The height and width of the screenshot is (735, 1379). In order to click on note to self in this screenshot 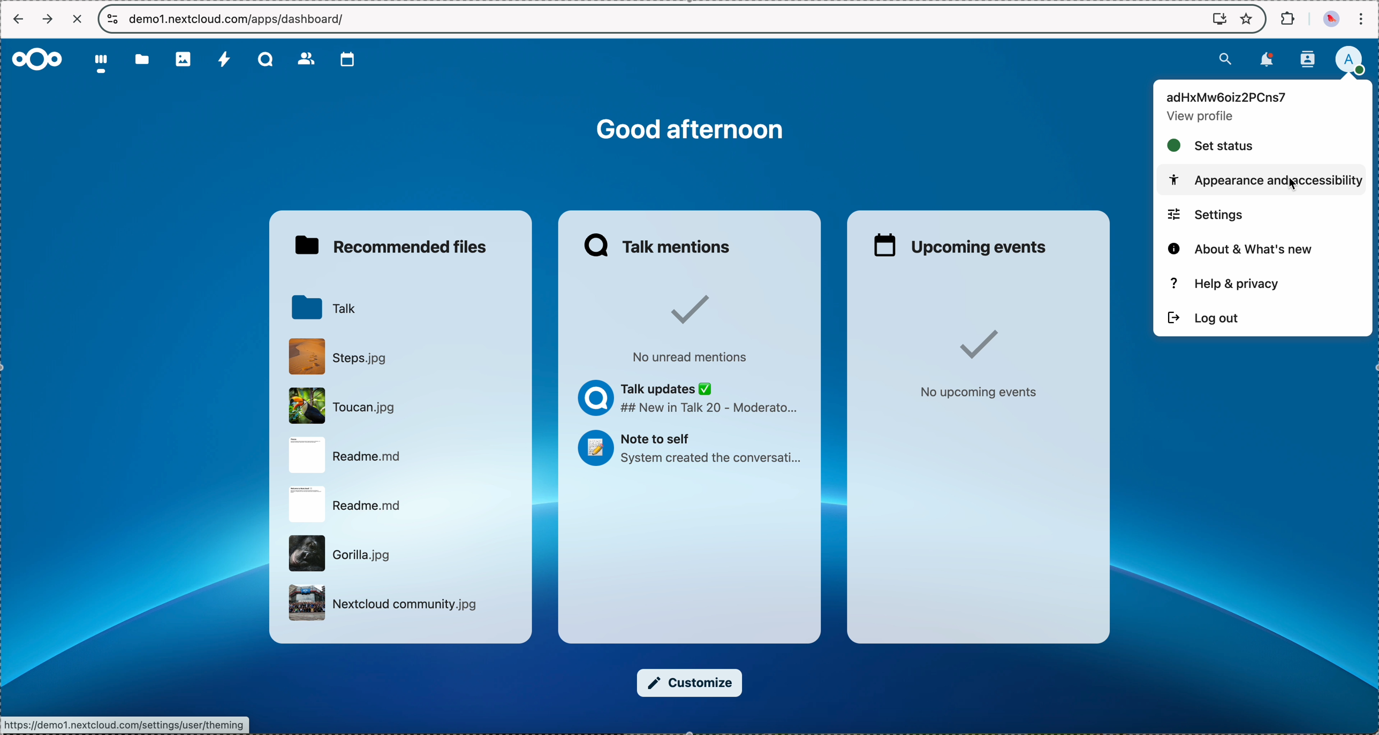, I will do `click(694, 449)`.